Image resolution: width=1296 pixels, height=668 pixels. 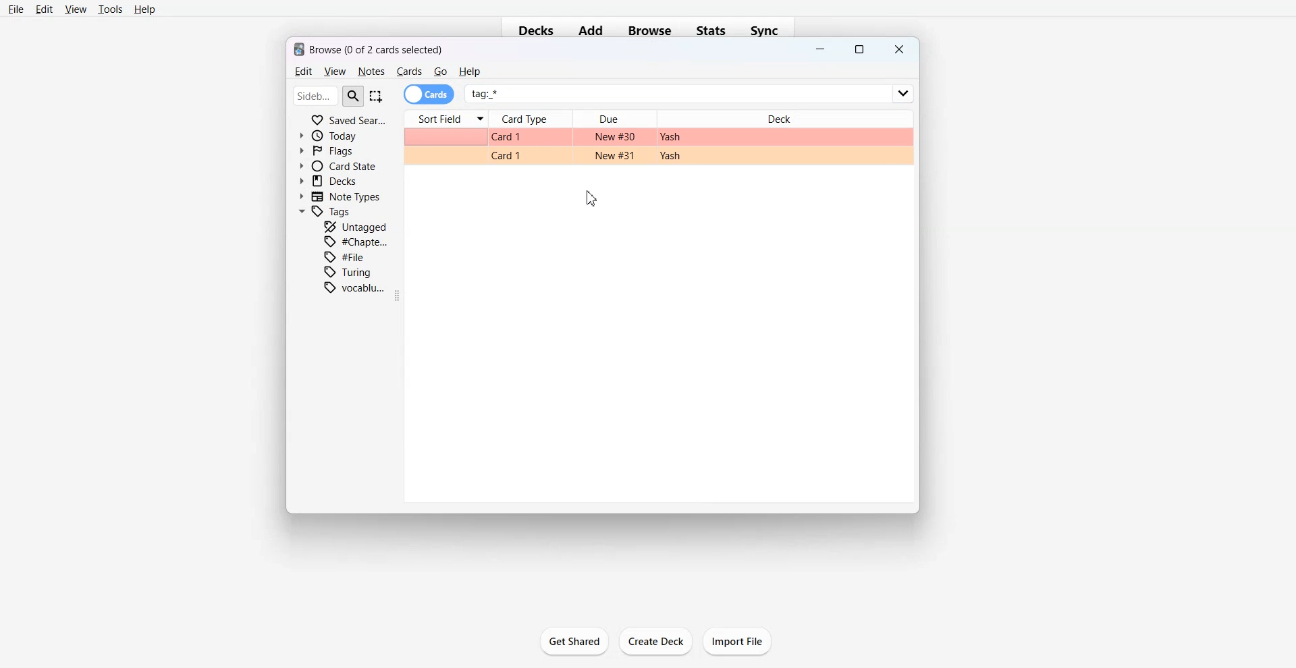 I want to click on Card State, so click(x=337, y=165).